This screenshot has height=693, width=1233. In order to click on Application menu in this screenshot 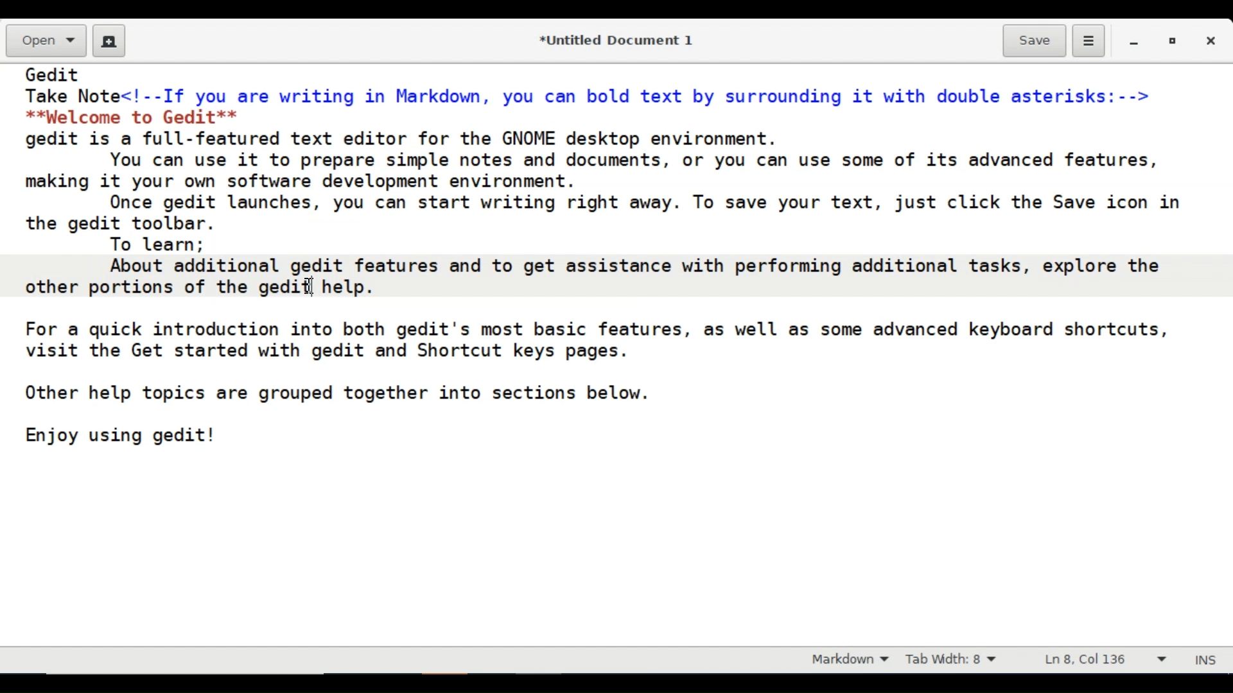, I will do `click(1088, 42)`.